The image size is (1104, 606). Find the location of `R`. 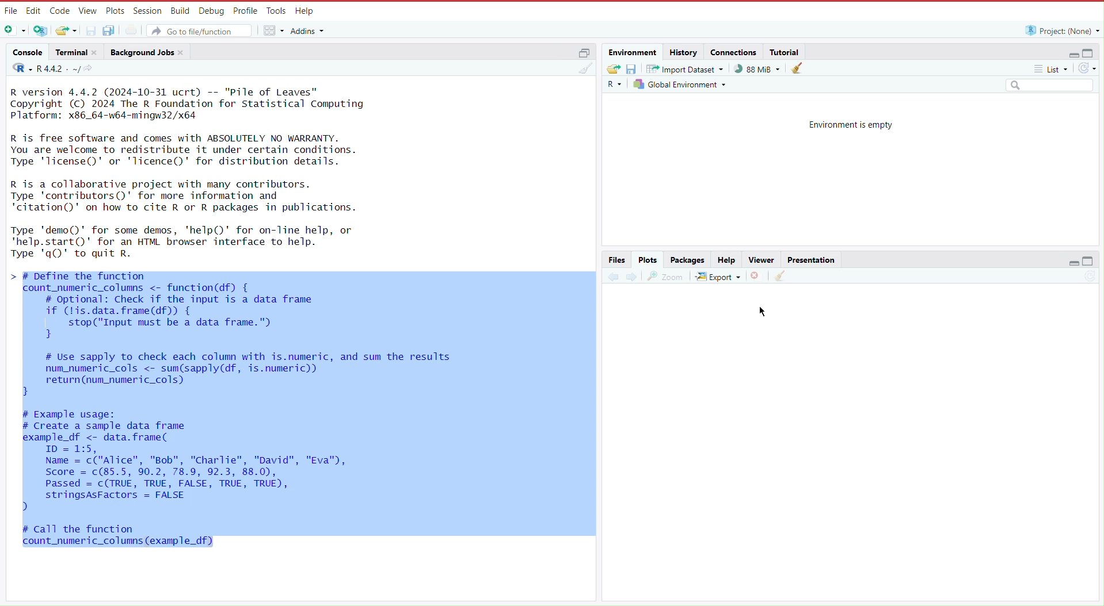

R is located at coordinates (616, 85).